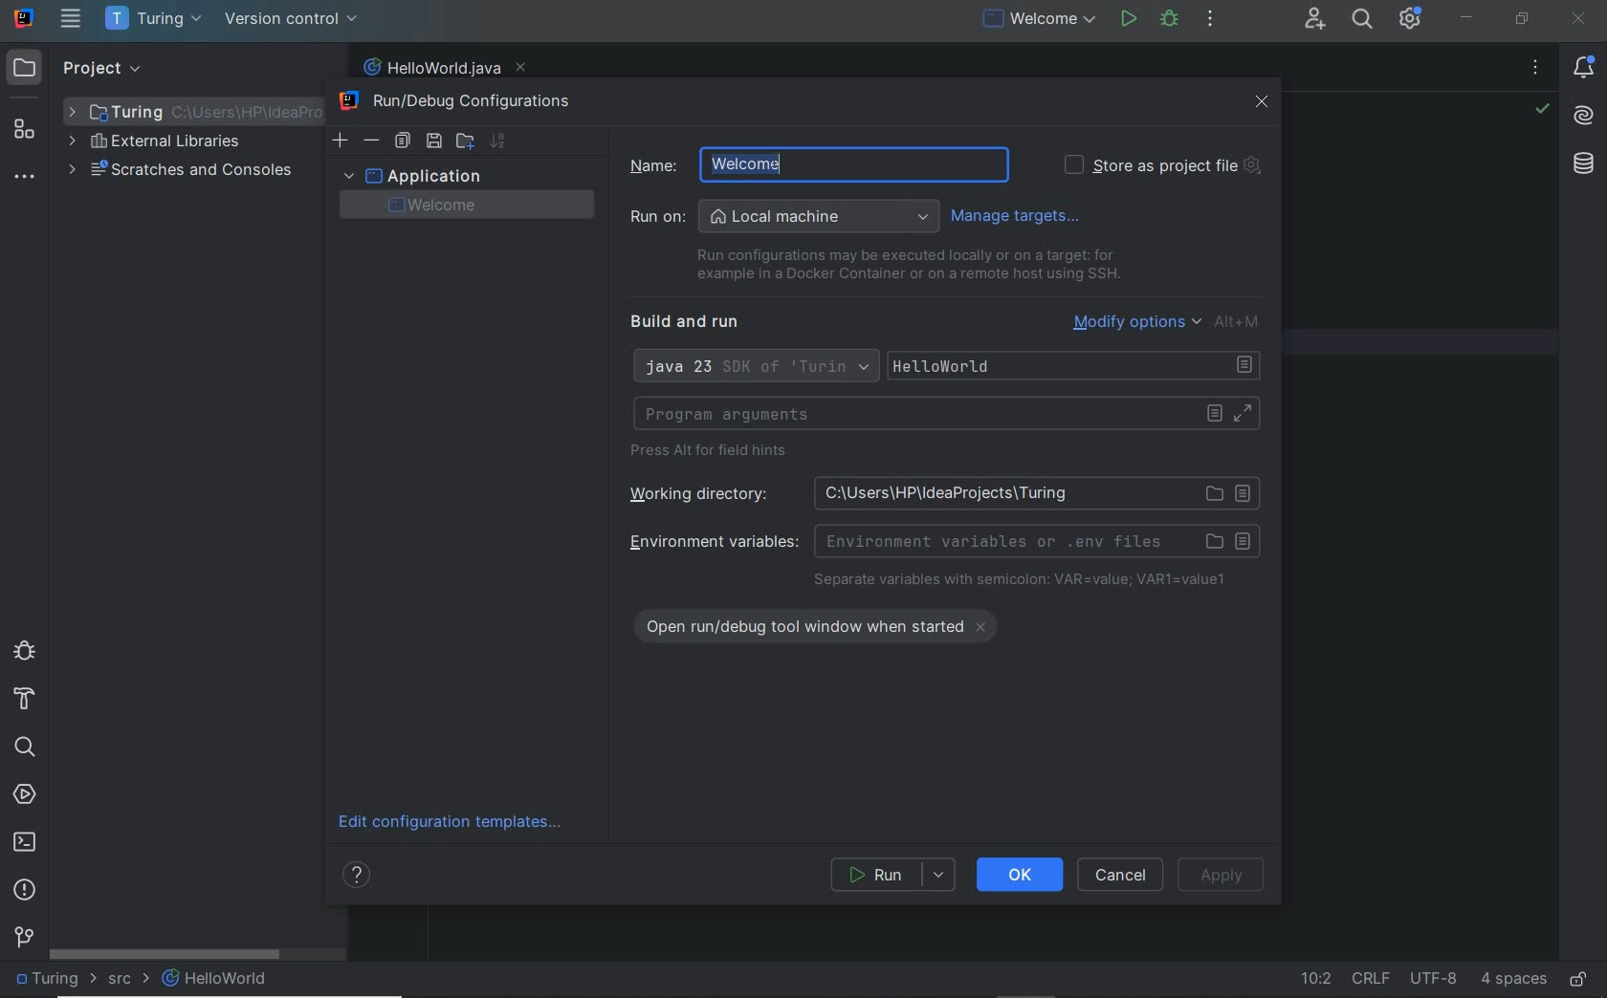 This screenshot has height=998, width=1607. I want to click on SORT CONFIGURATIONS, so click(497, 141).